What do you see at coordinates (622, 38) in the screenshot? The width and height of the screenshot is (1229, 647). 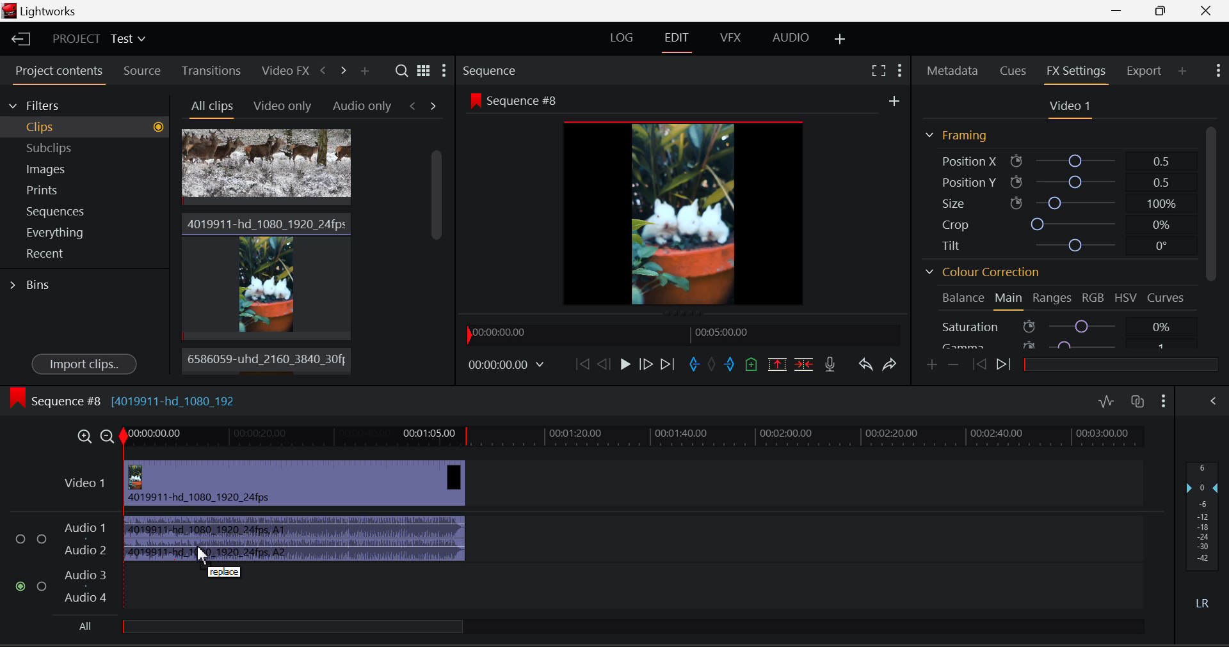 I see `LOG Layout` at bounding box center [622, 38].